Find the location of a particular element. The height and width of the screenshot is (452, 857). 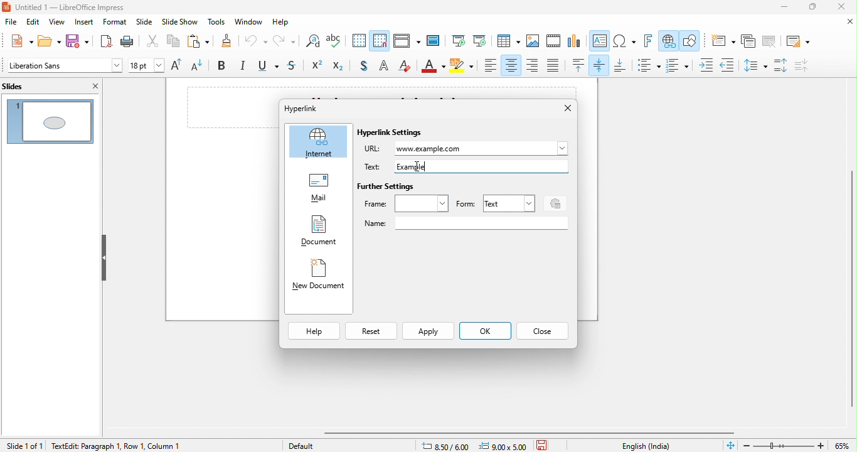

increase font size is located at coordinates (179, 66).